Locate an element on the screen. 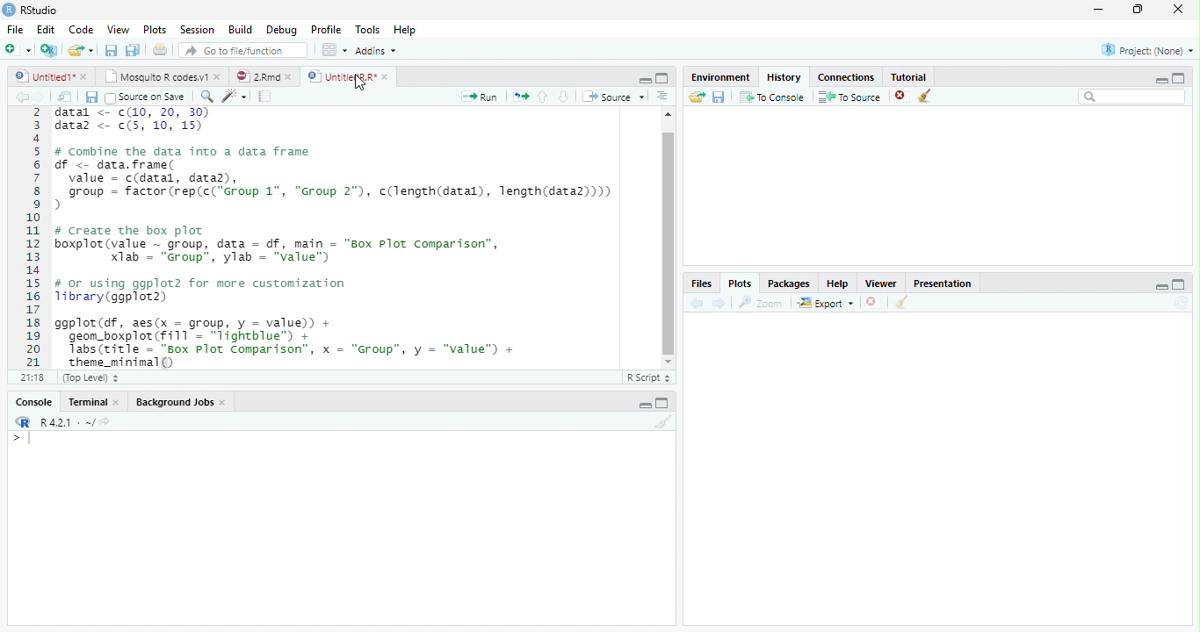  Minimize is located at coordinates (1160, 286).